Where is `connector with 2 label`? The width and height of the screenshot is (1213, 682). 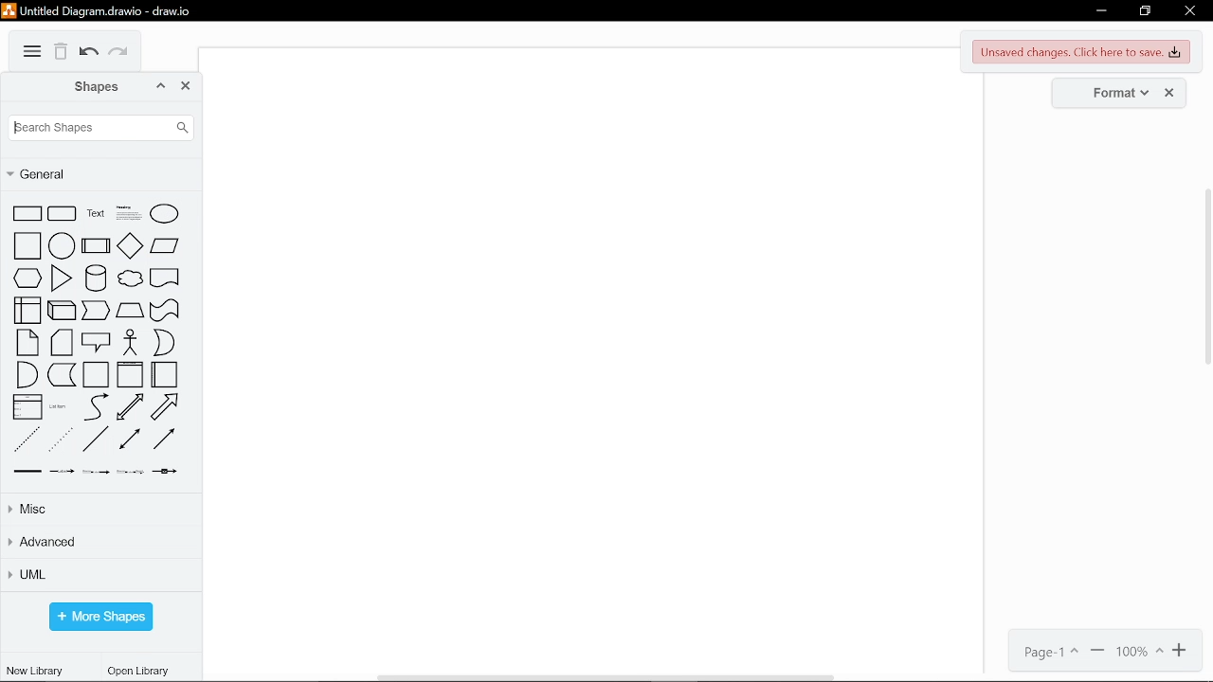 connector with 2 label is located at coordinates (94, 472).